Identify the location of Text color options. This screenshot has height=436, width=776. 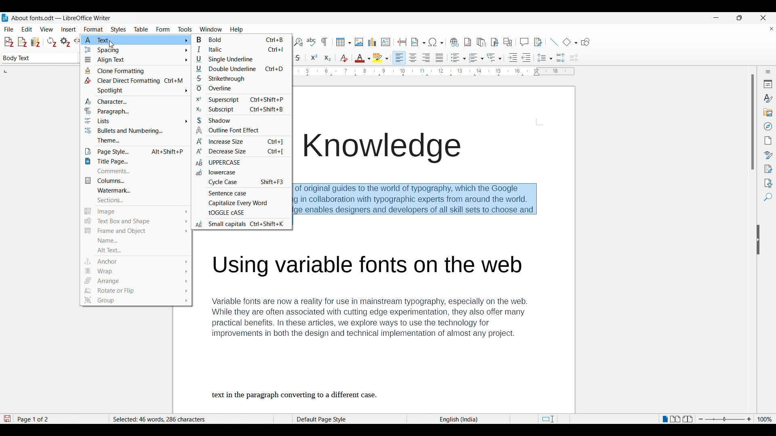
(363, 58).